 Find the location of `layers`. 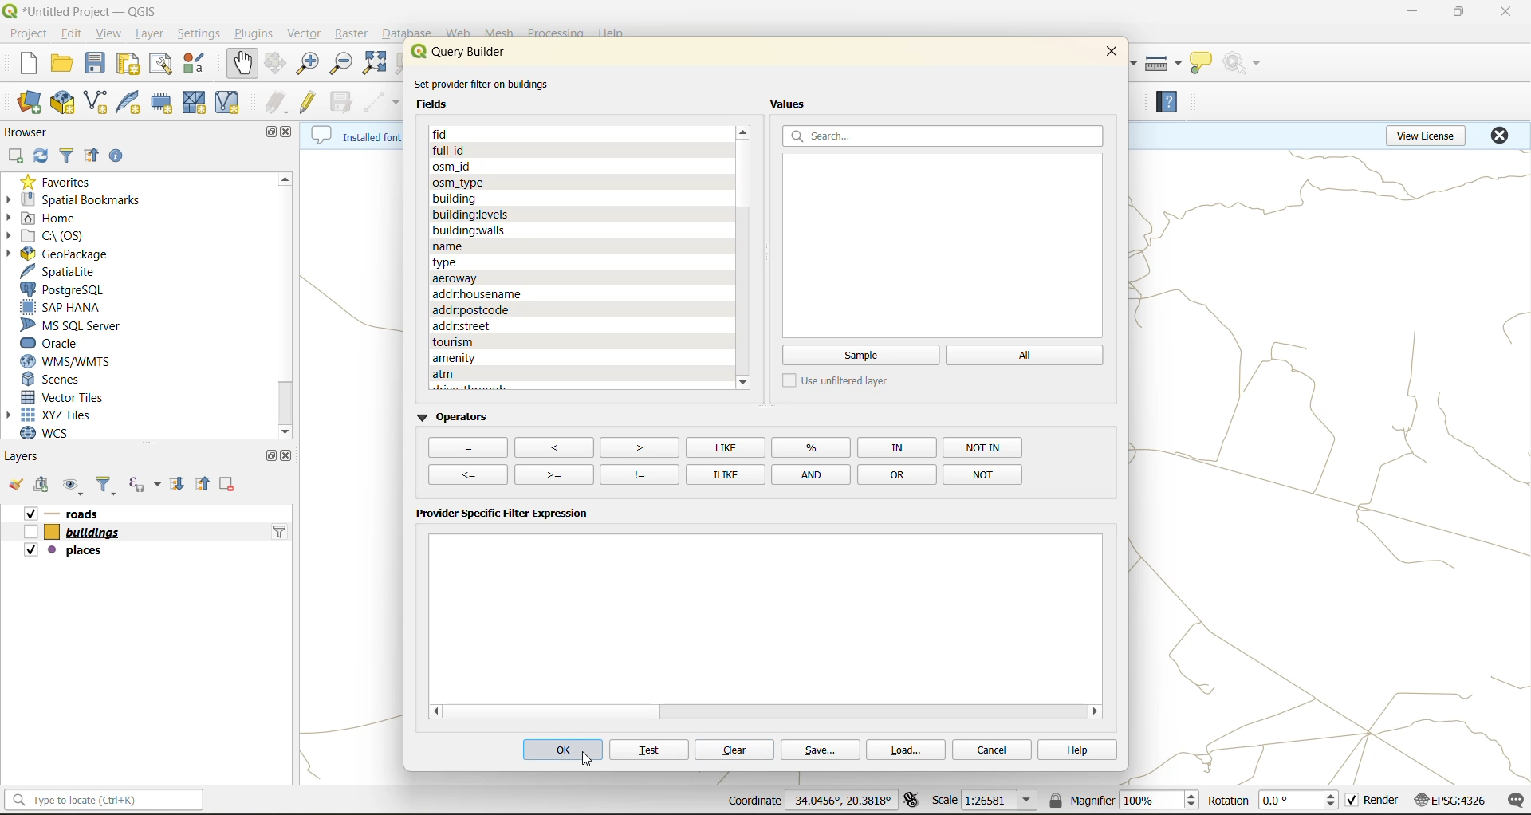

layers is located at coordinates (71, 550).